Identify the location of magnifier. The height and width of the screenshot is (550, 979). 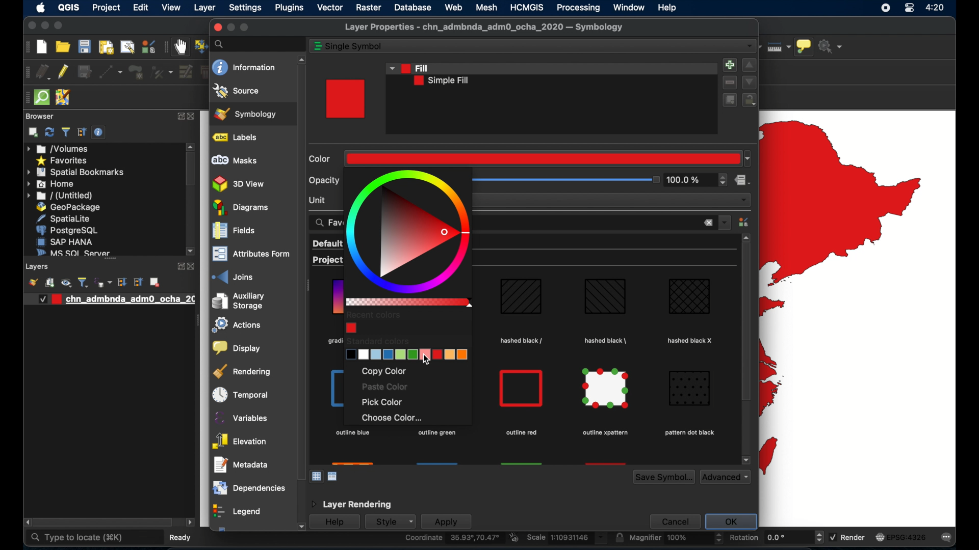
(670, 539).